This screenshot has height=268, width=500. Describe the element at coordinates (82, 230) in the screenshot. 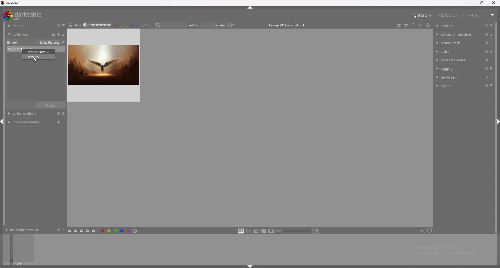

I see `rate` at that location.